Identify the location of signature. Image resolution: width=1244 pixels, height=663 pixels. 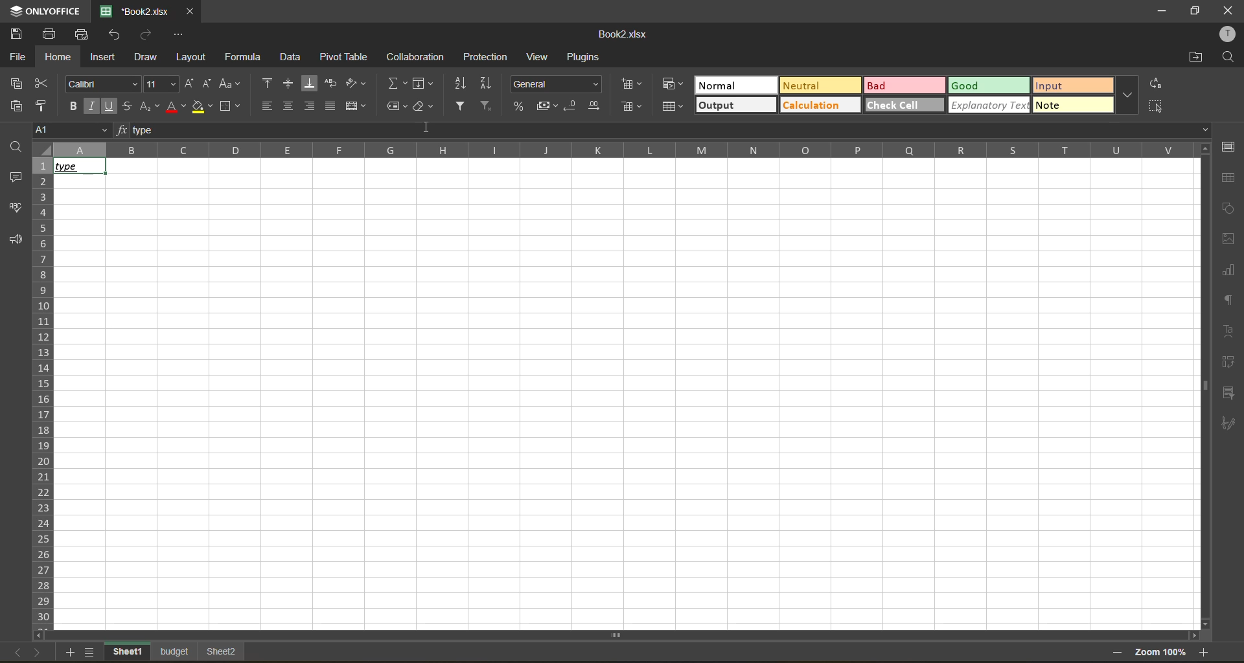
(1227, 423).